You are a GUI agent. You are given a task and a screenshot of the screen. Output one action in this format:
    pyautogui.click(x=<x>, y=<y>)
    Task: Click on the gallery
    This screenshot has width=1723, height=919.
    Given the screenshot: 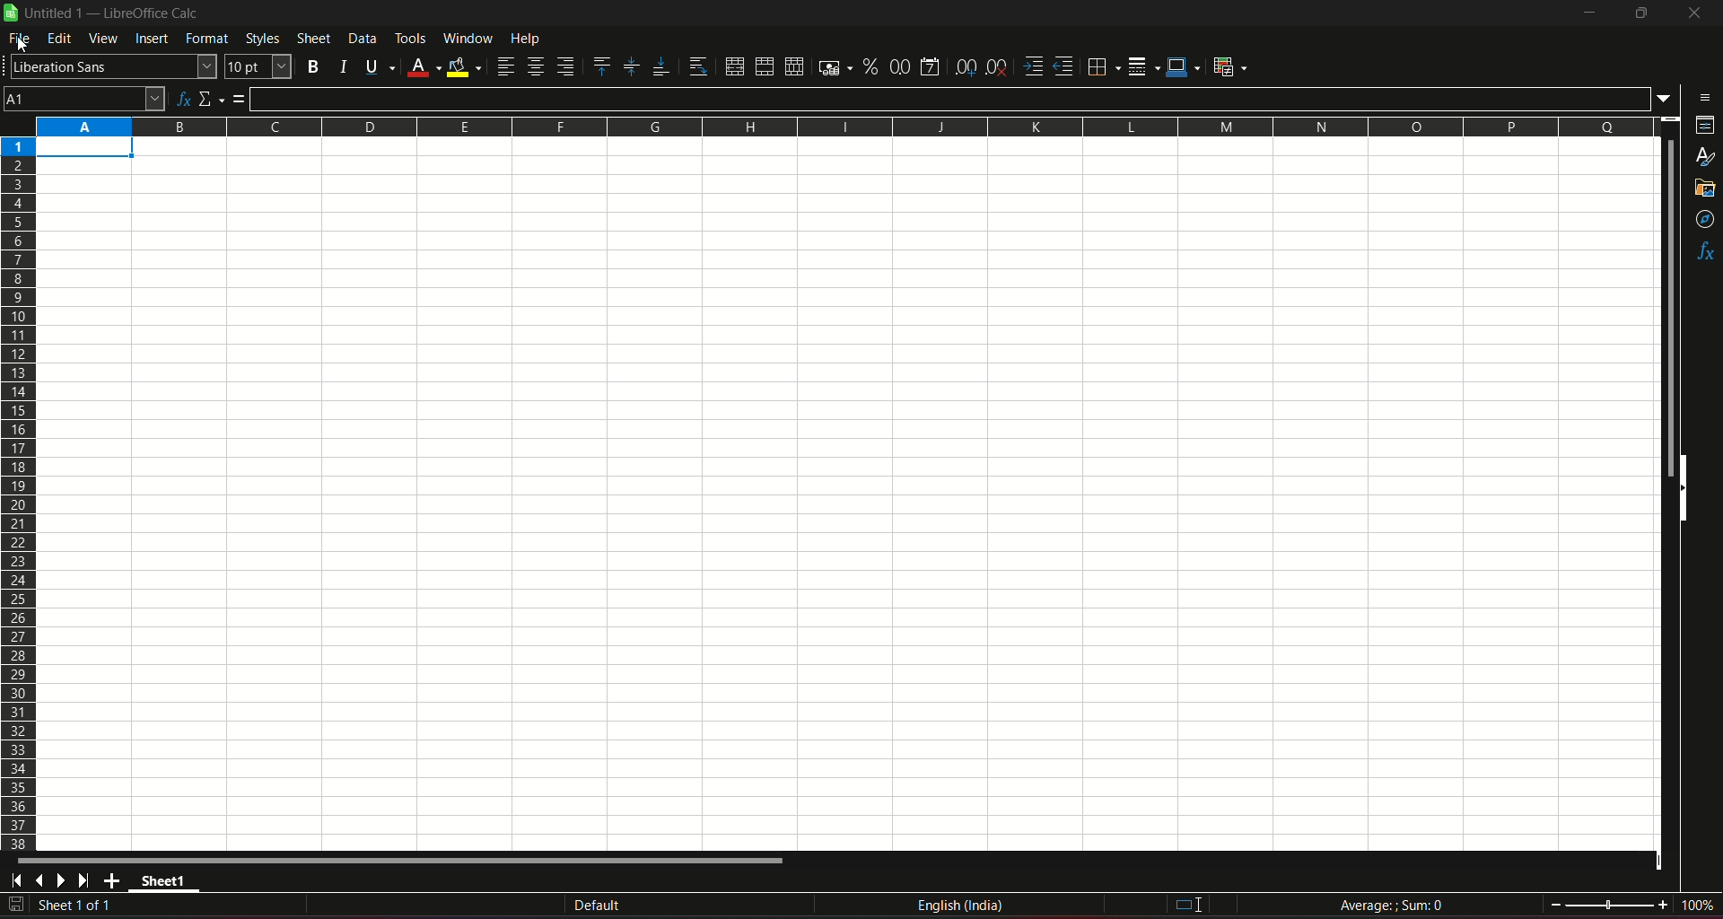 What is the action you would take?
    pyautogui.click(x=1706, y=192)
    